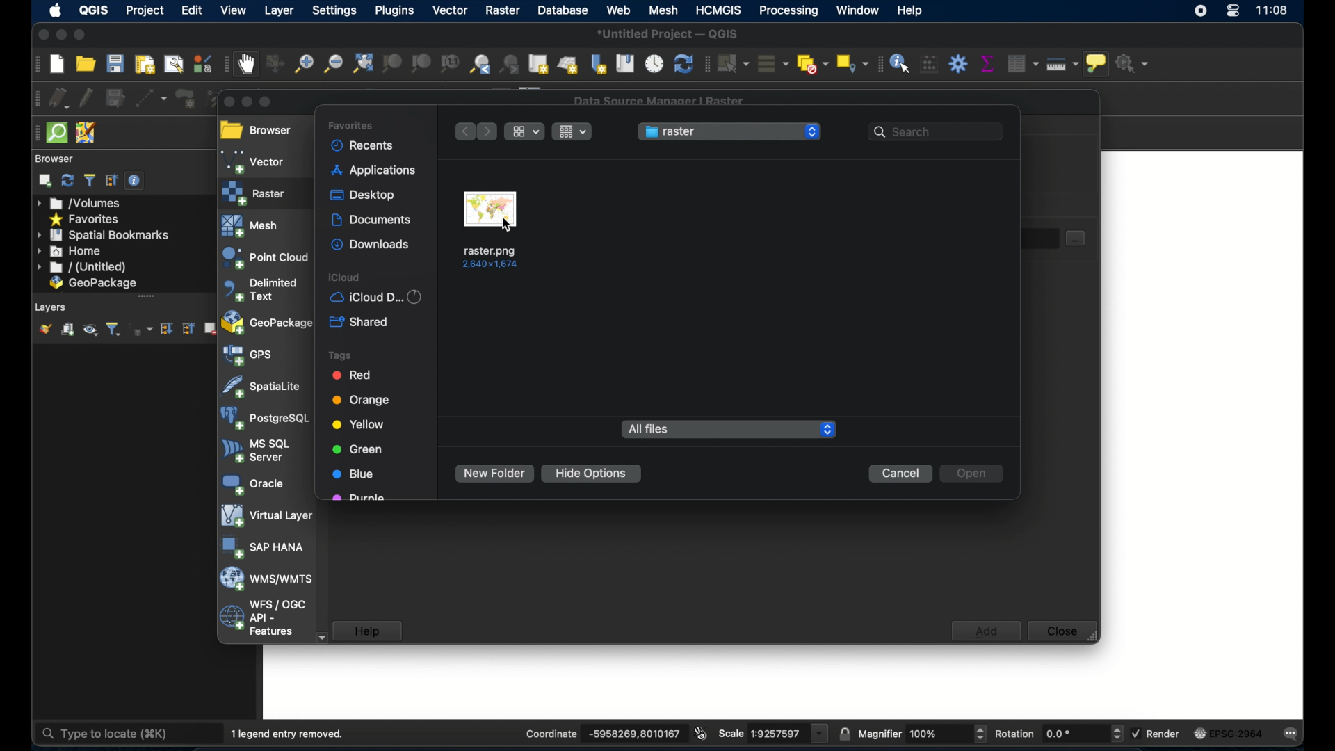  Describe the element at coordinates (172, 65) in the screenshot. I see `show layout manager` at that location.